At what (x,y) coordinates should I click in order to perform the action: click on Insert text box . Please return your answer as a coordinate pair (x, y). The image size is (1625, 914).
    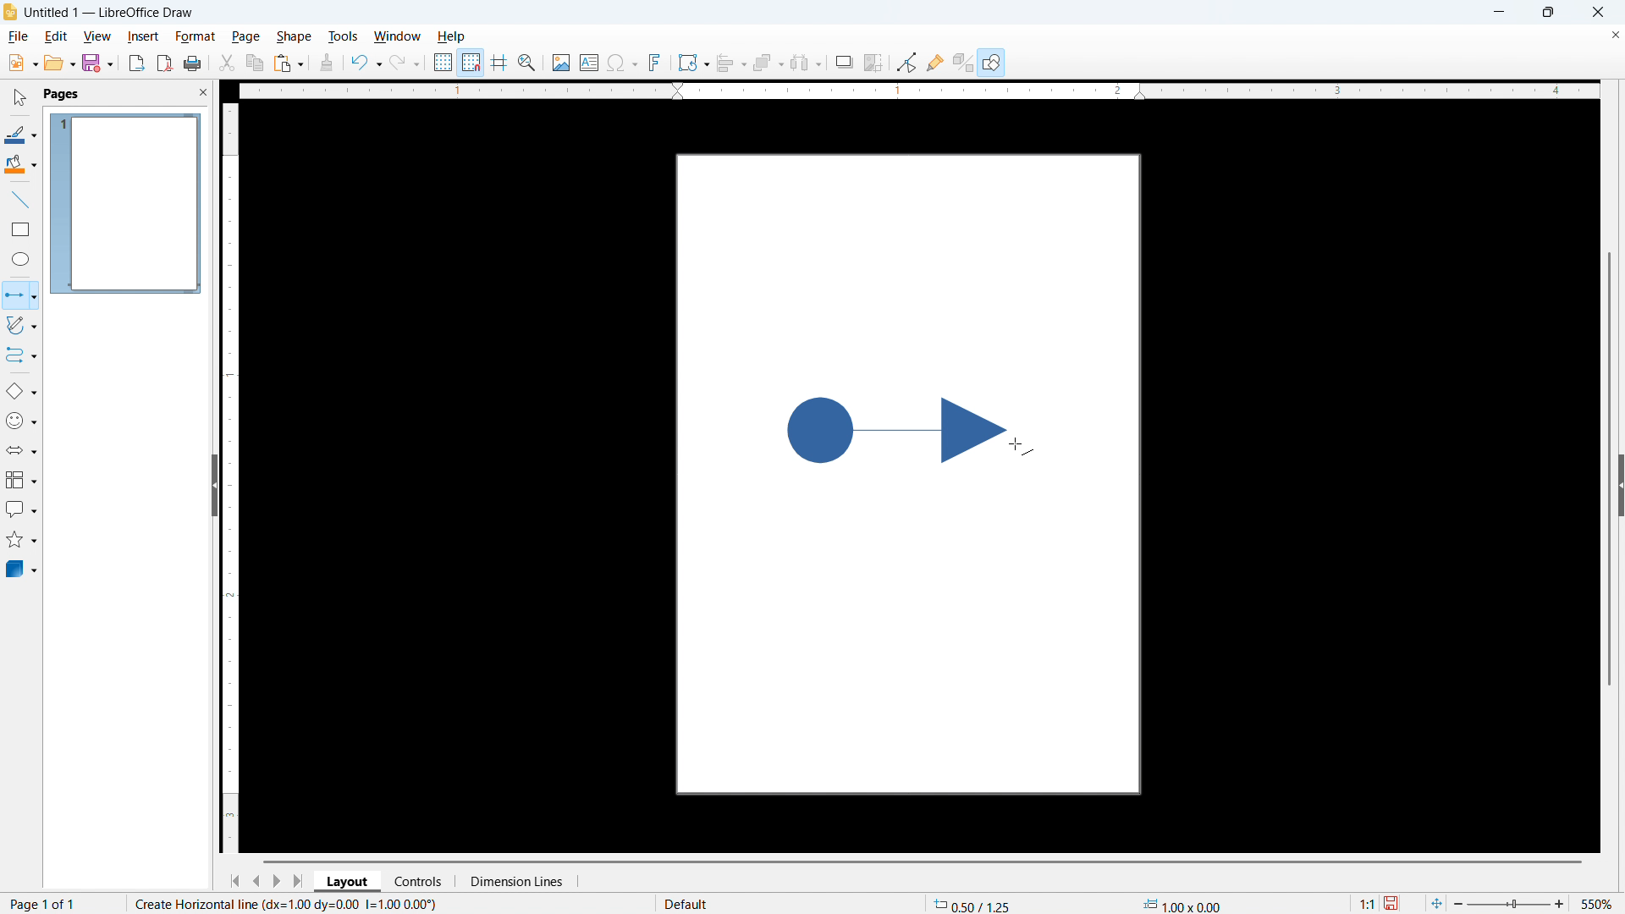
    Looking at the image, I should click on (590, 62).